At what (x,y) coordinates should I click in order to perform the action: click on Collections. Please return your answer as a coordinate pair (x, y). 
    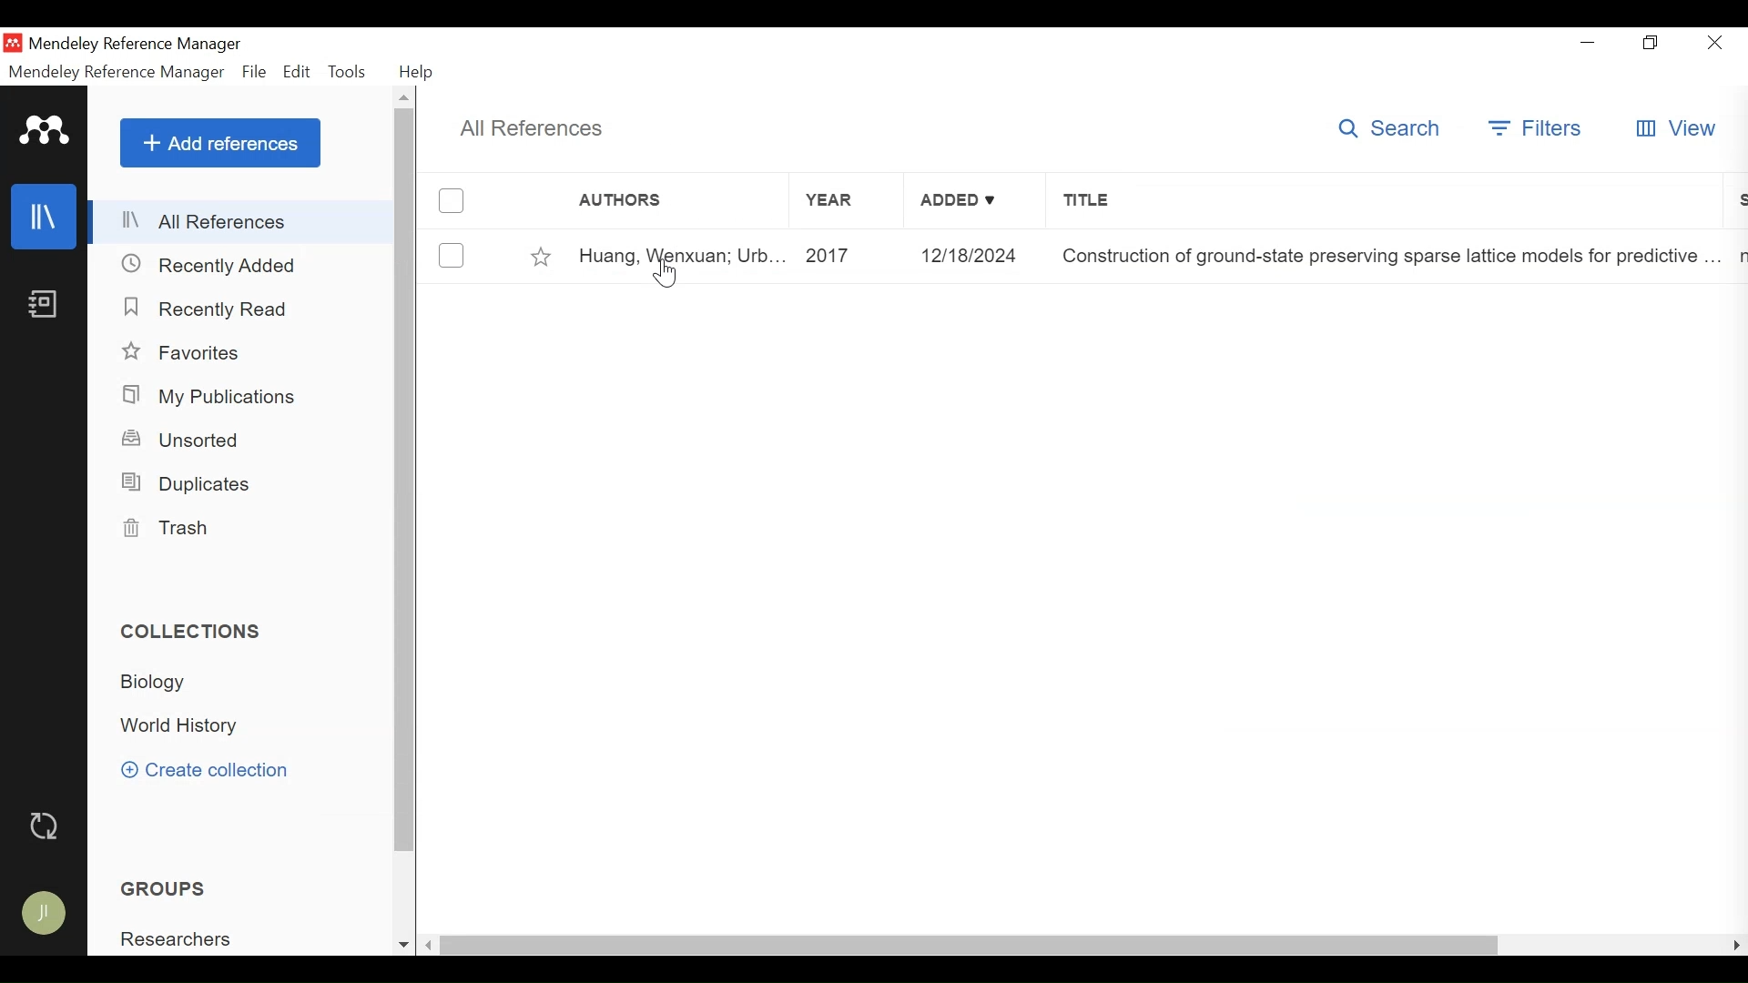
    Looking at the image, I should click on (194, 630).